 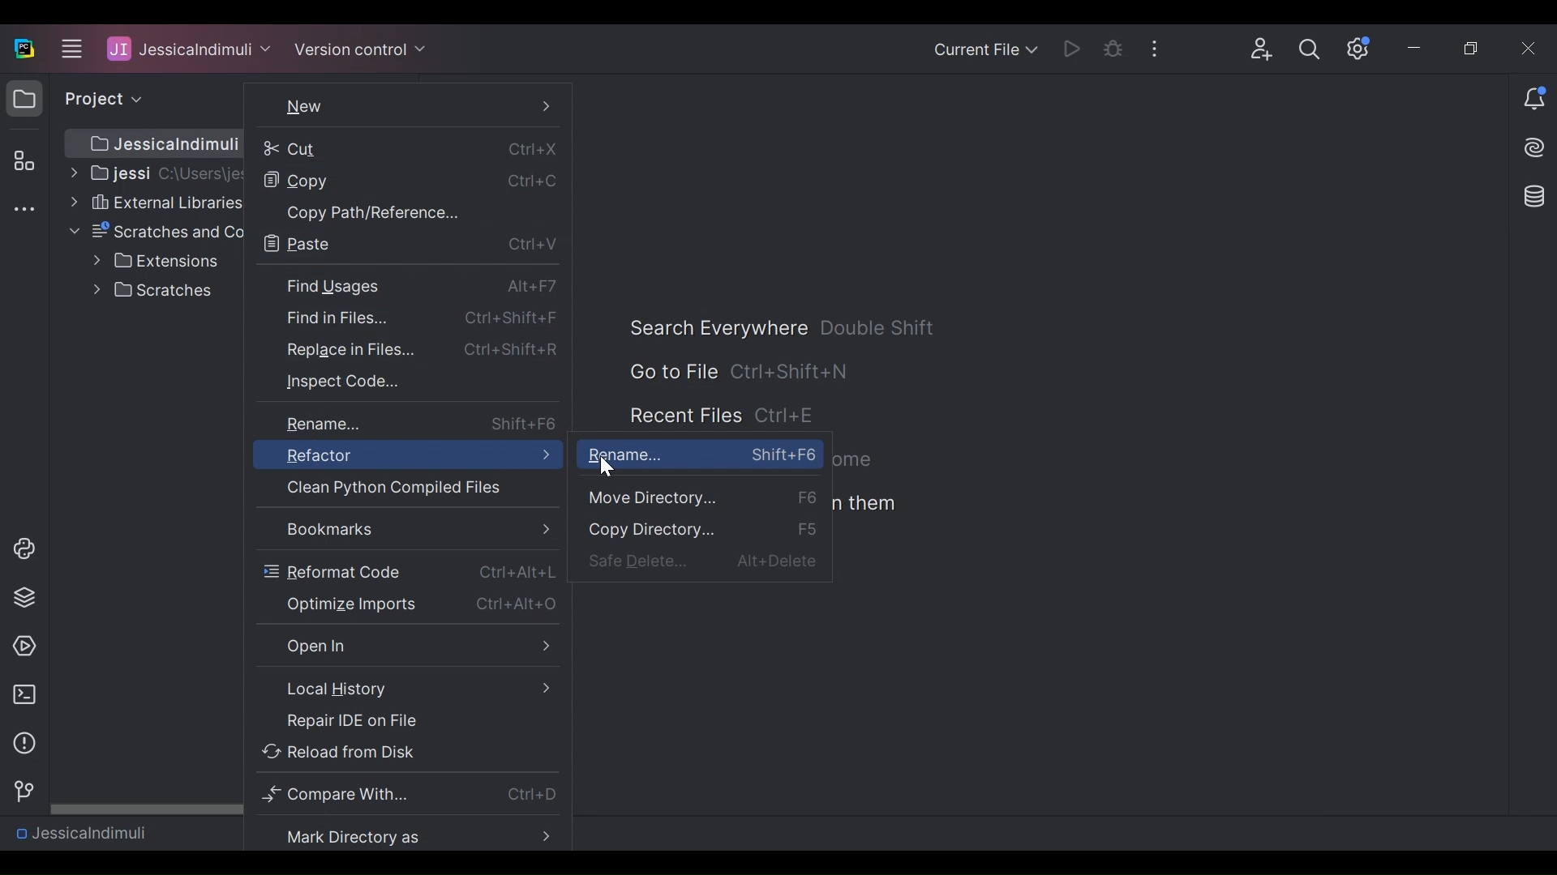 I want to click on Search, so click(x=1310, y=49).